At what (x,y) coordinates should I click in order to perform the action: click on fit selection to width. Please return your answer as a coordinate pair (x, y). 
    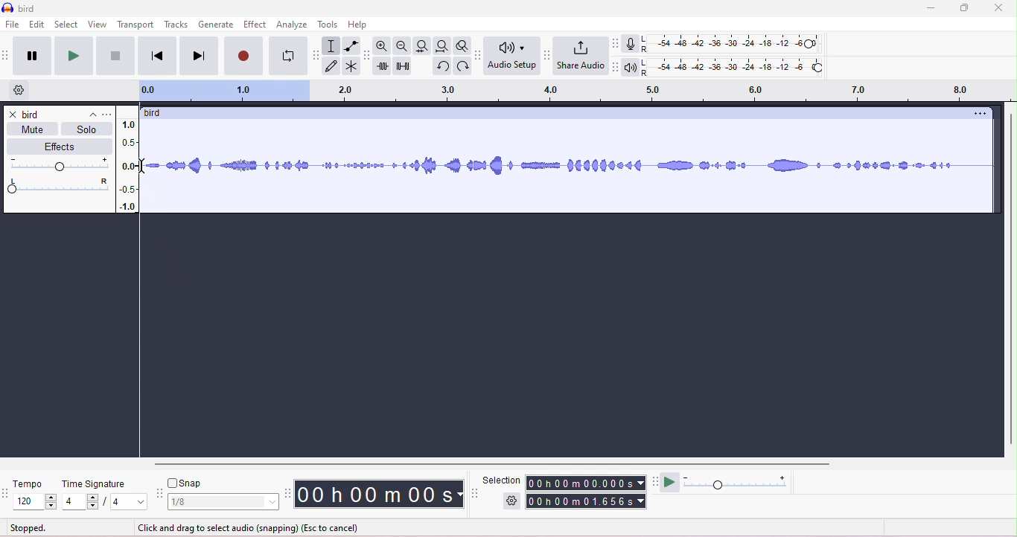
    Looking at the image, I should click on (422, 46).